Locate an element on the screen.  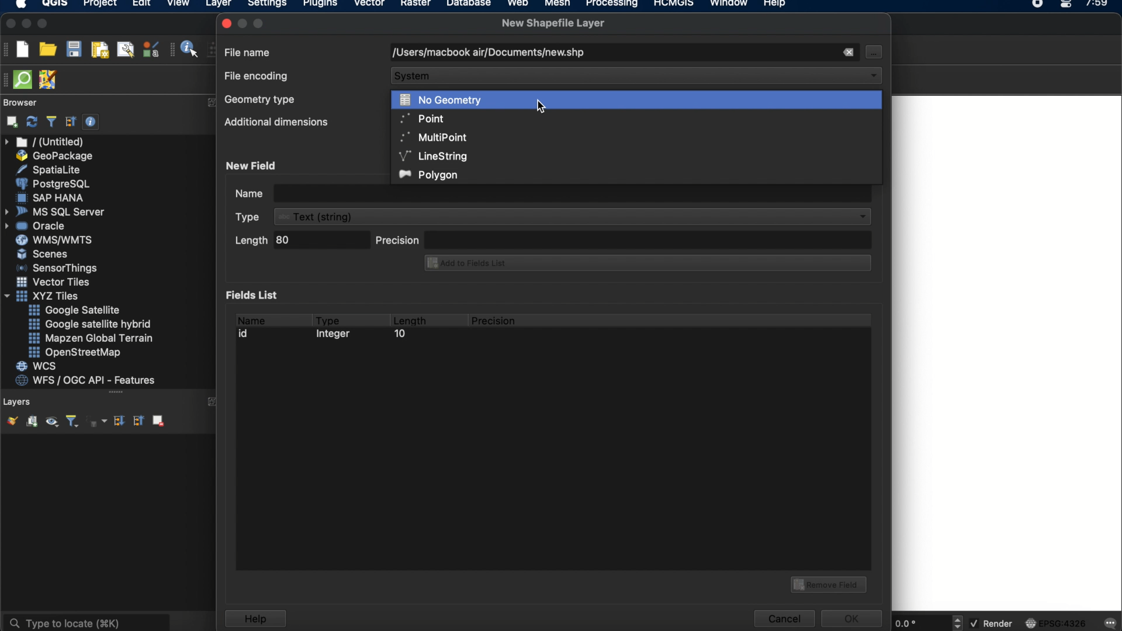
style manager is located at coordinates (151, 49).